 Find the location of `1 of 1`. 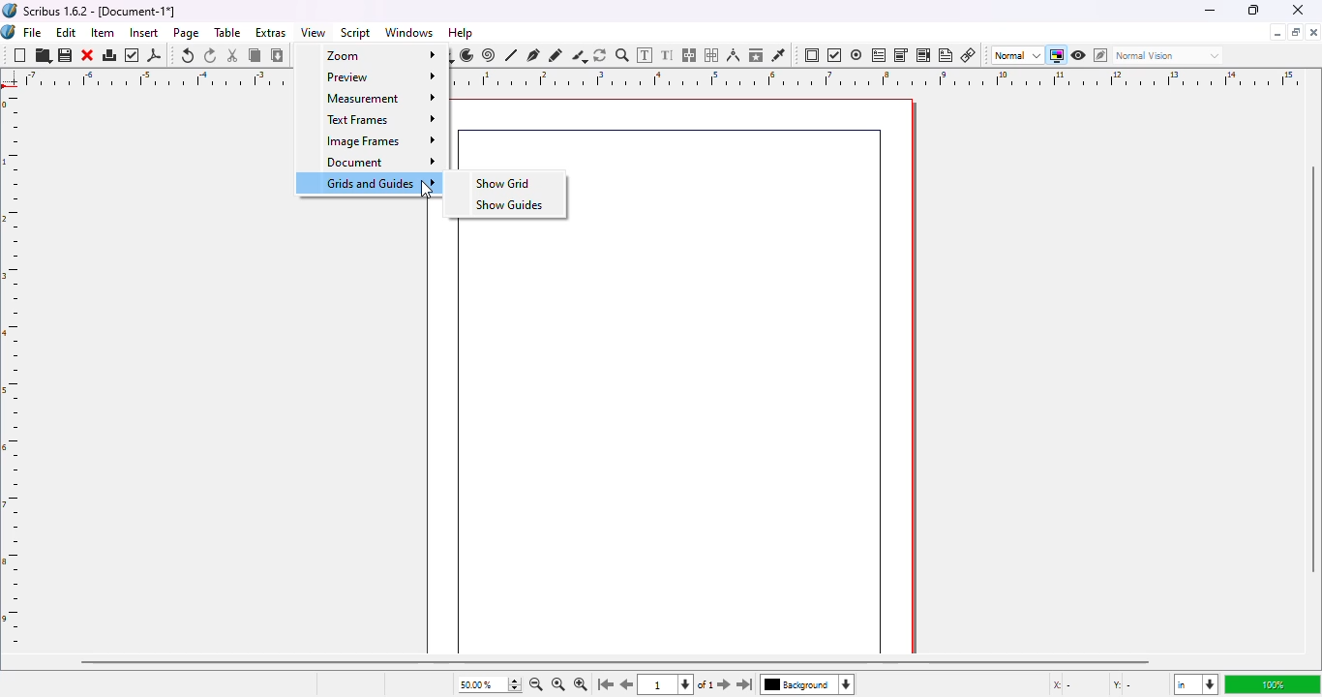

1 of 1 is located at coordinates (681, 685).